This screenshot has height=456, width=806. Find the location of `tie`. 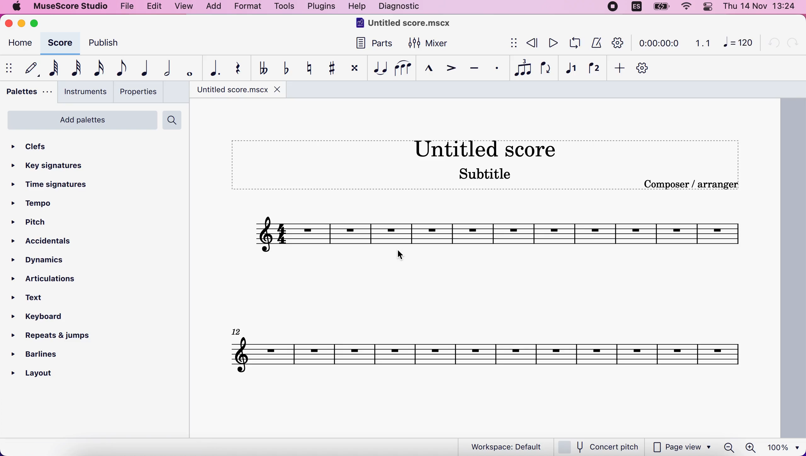

tie is located at coordinates (378, 69).